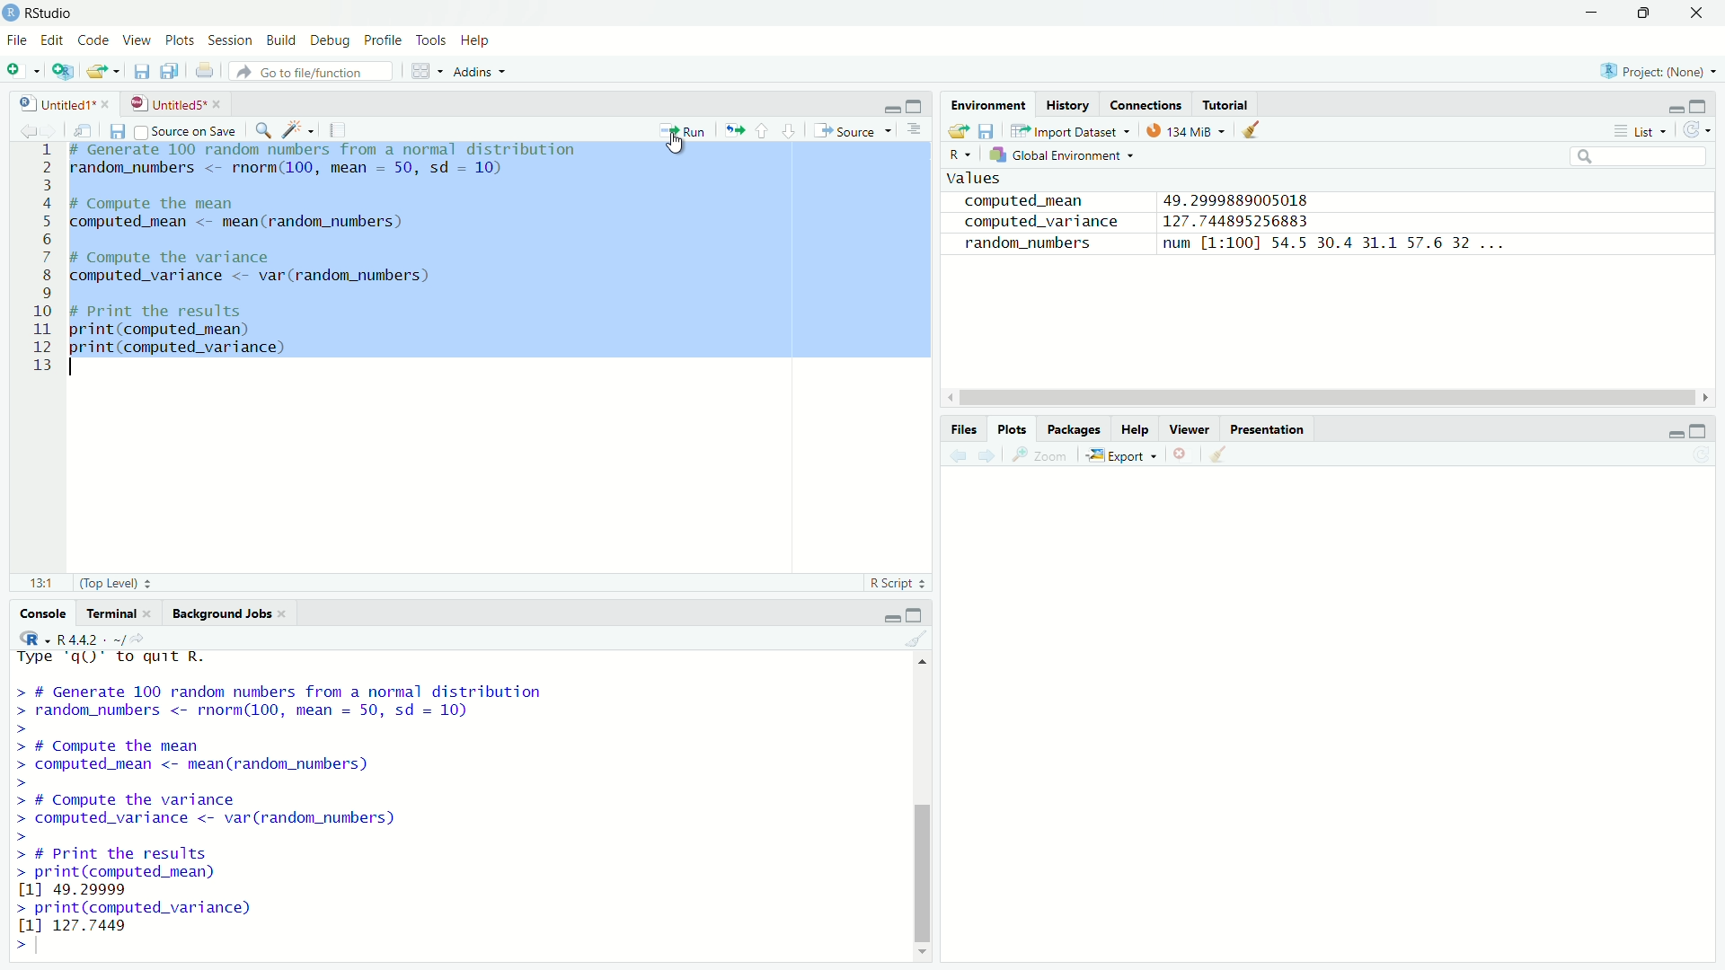  I want to click on typing cursor, so click(43, 948).